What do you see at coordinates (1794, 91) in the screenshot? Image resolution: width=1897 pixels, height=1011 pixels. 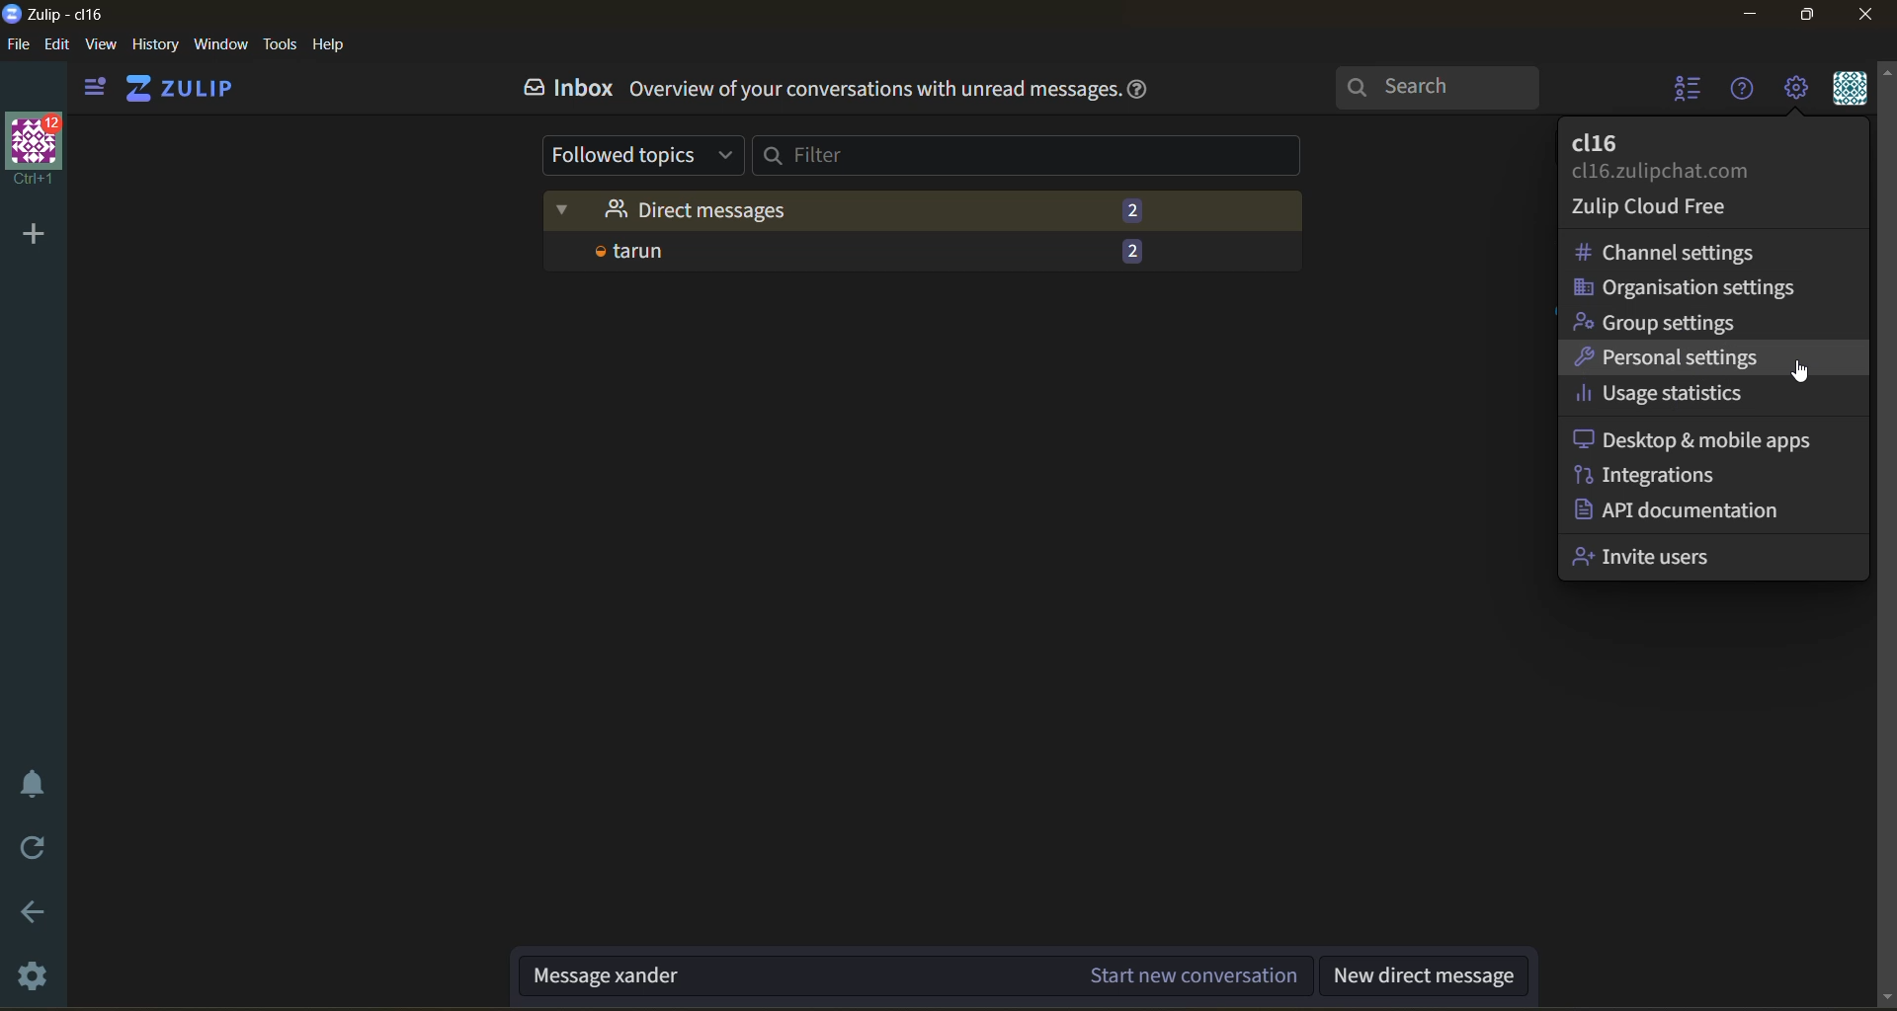 I see `setting` at bounding box center [1794, 91].